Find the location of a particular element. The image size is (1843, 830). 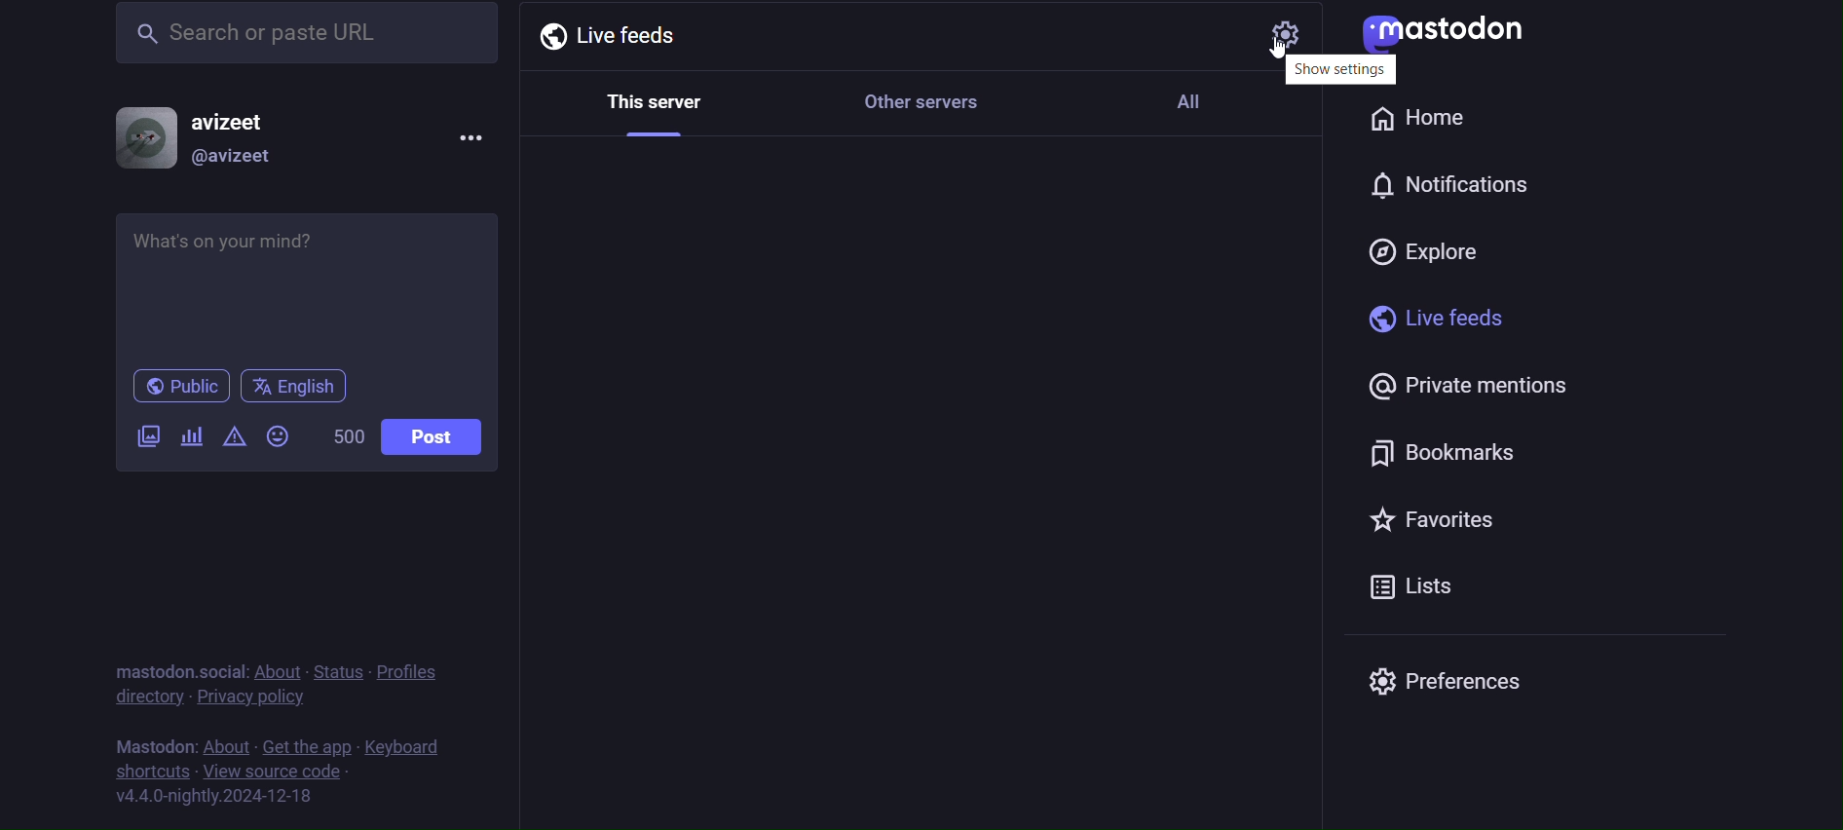

view source code is located at coordinates (288, 773).